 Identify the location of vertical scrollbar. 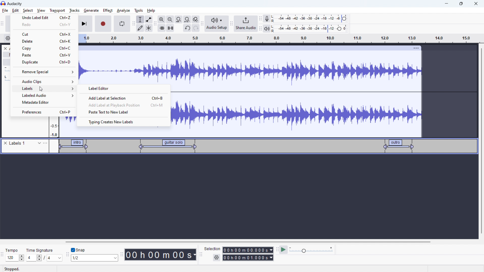
(481, 142).